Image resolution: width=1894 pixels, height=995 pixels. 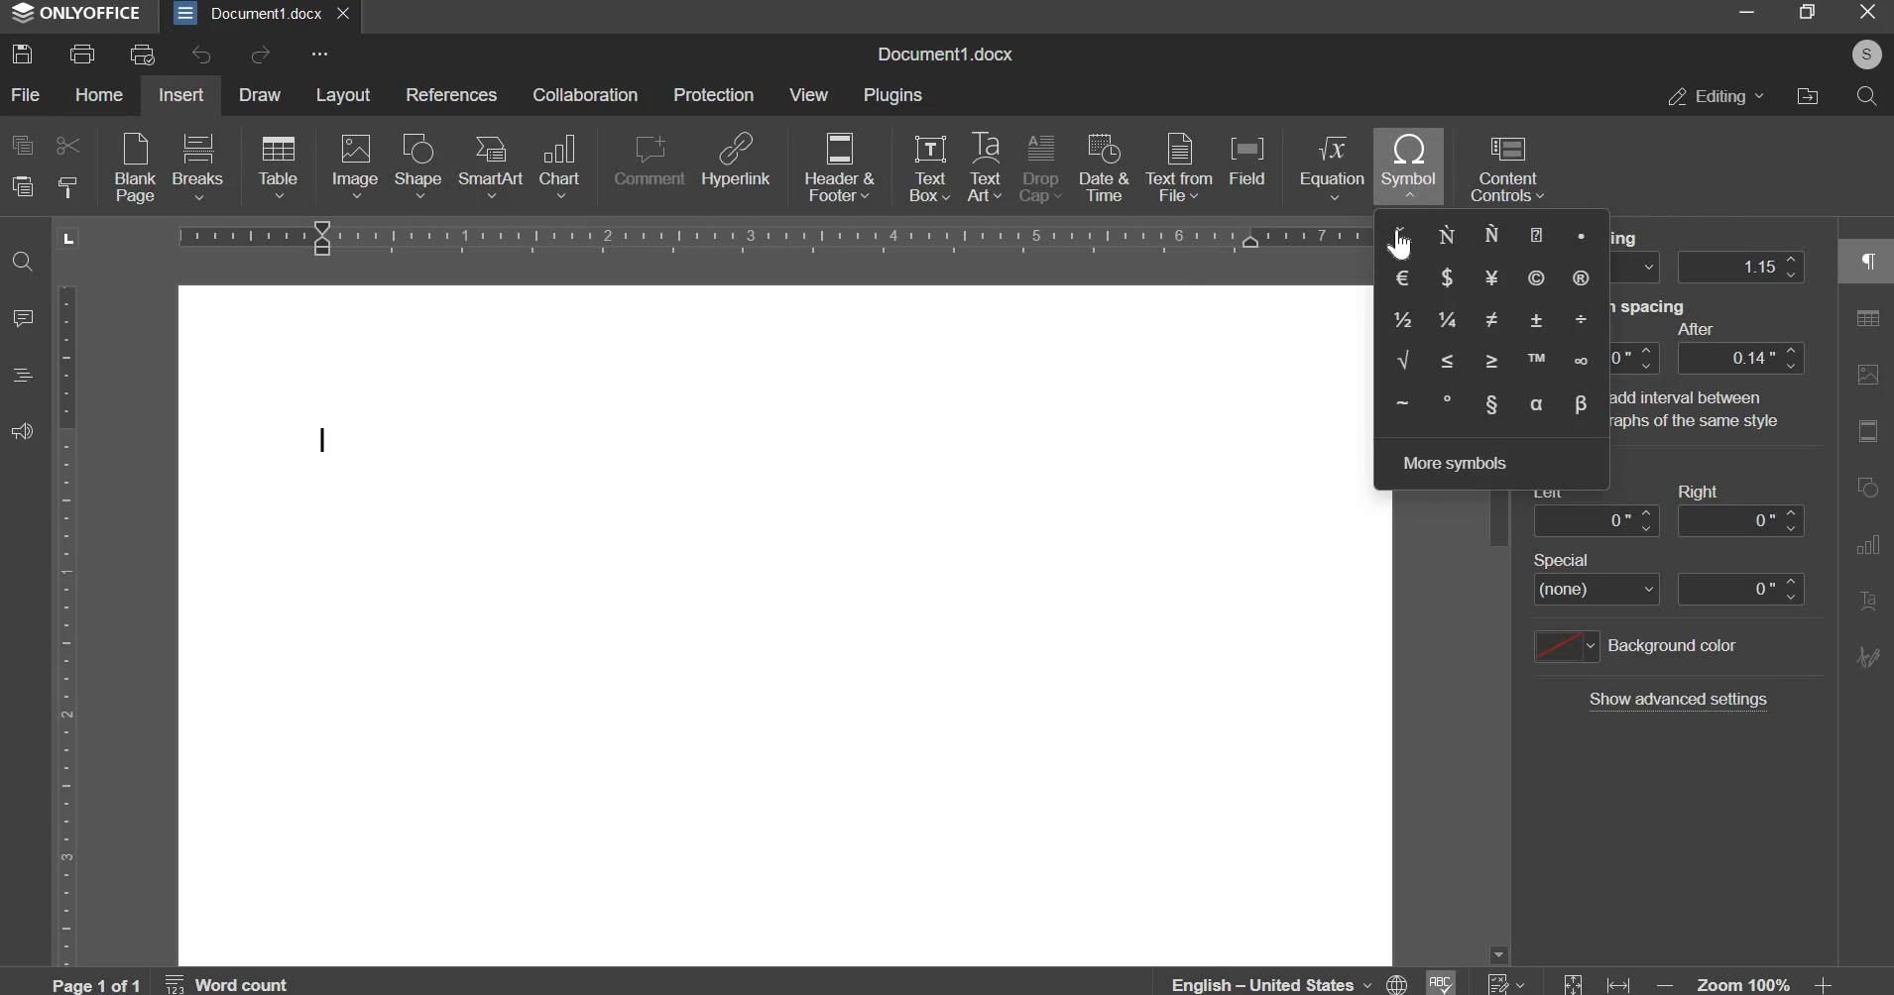 What do you see at coordinates (1668, 590) in the screenshot?
I see `special` at bounding box center [1668, 590].